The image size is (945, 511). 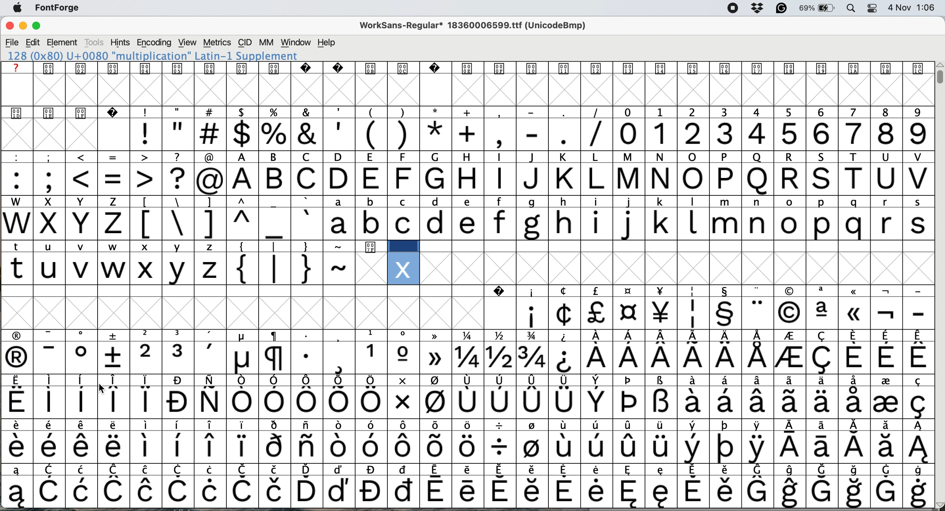 I want to click on file, so click(x=12, y=42).